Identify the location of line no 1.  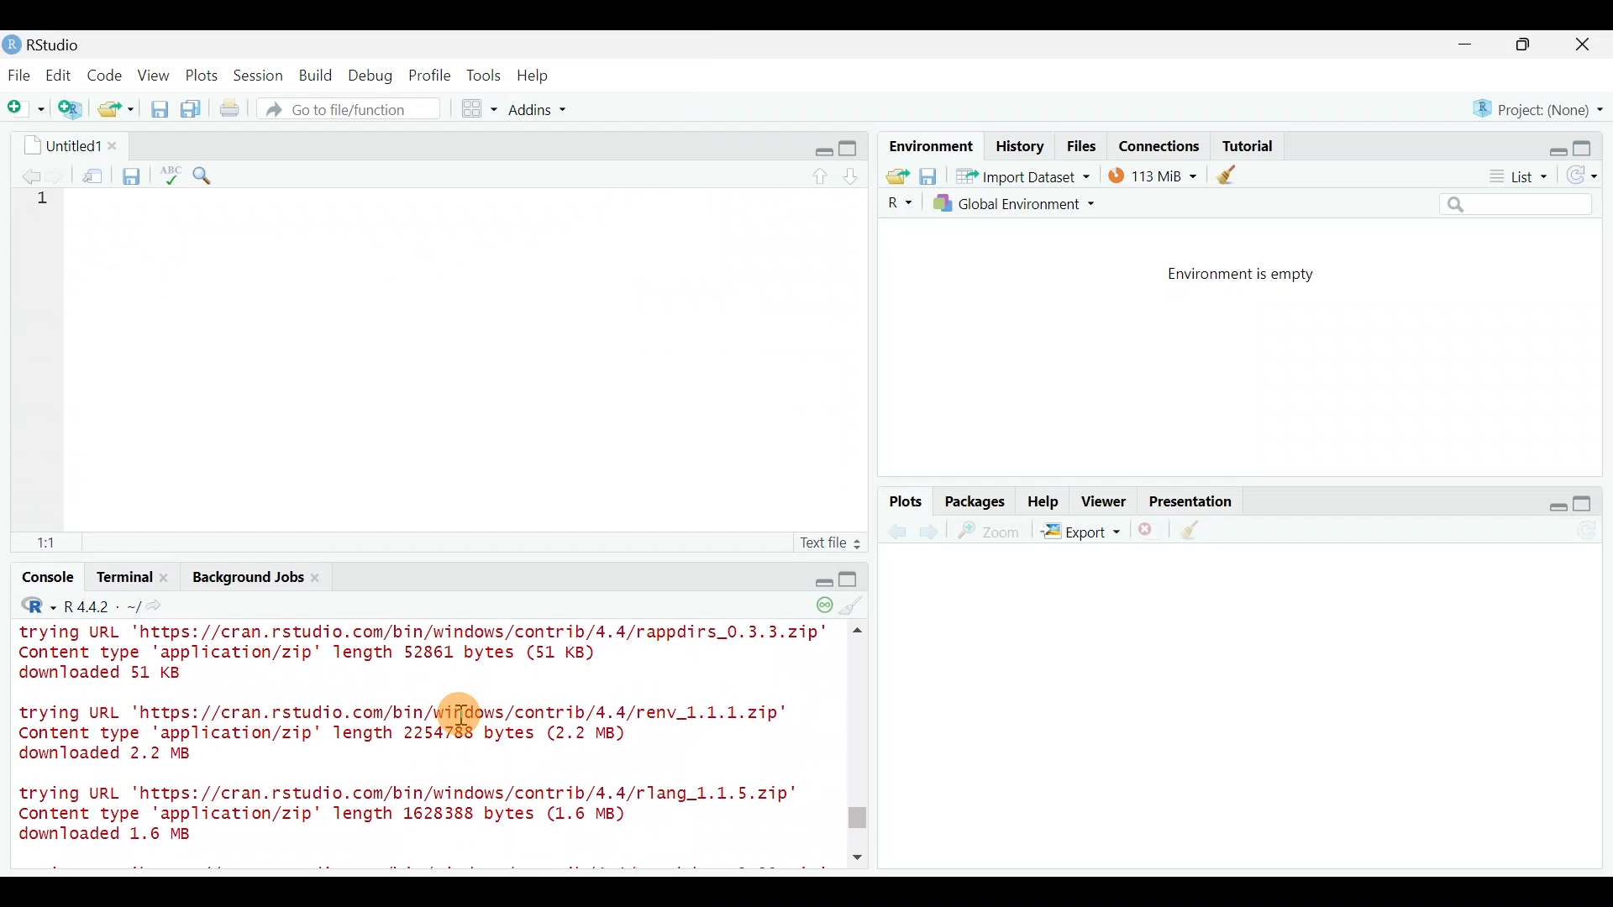
(50, 201).